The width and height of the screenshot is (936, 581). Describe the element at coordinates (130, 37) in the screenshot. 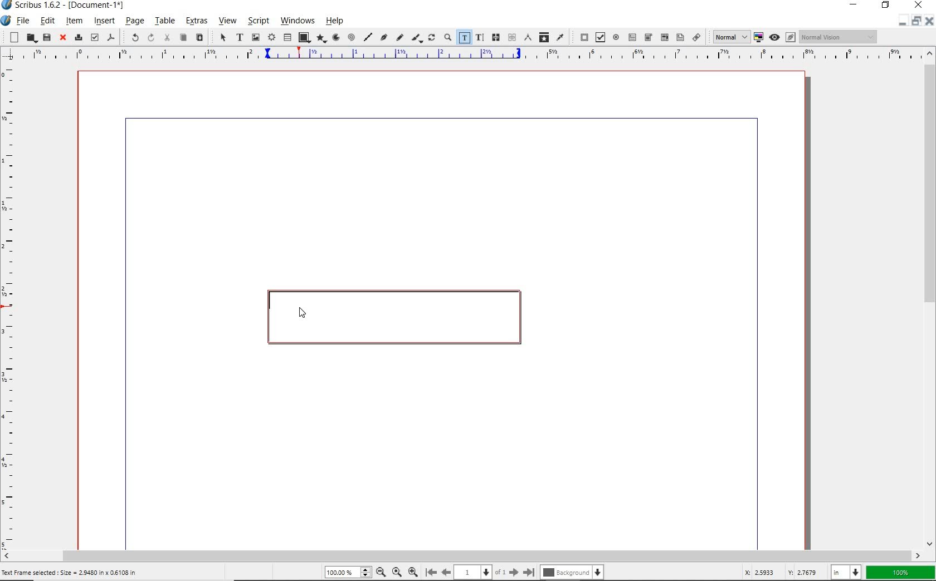

I see `undo` at that location.